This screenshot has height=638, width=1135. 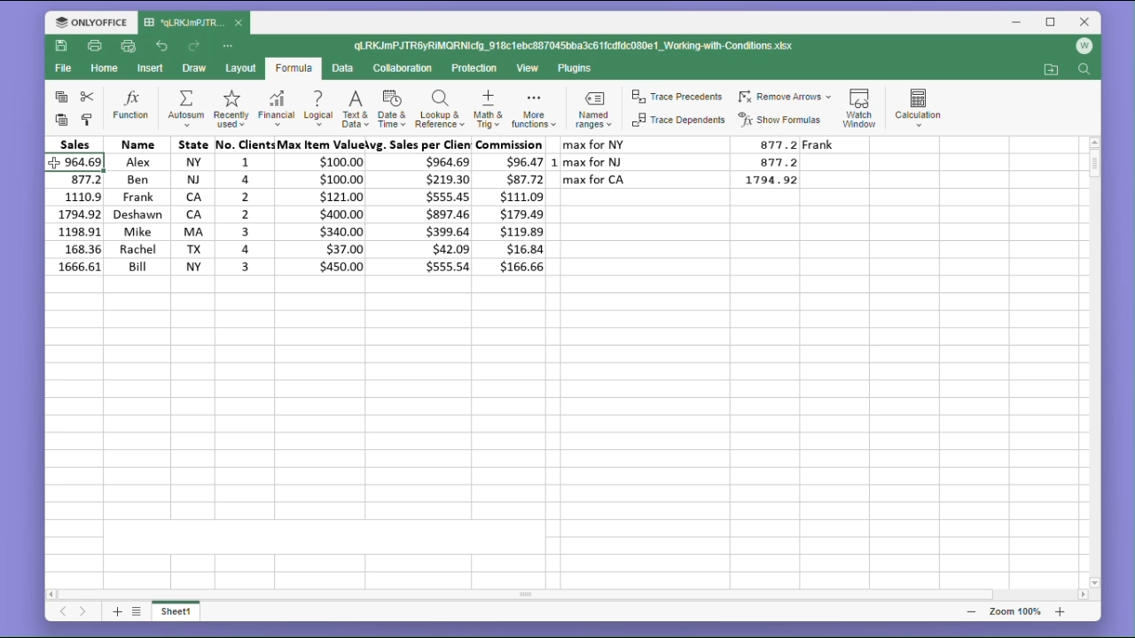 What do you see at coordinates (63, 71) in the screenshot?
I see `file` at bounding box center [63, 71].